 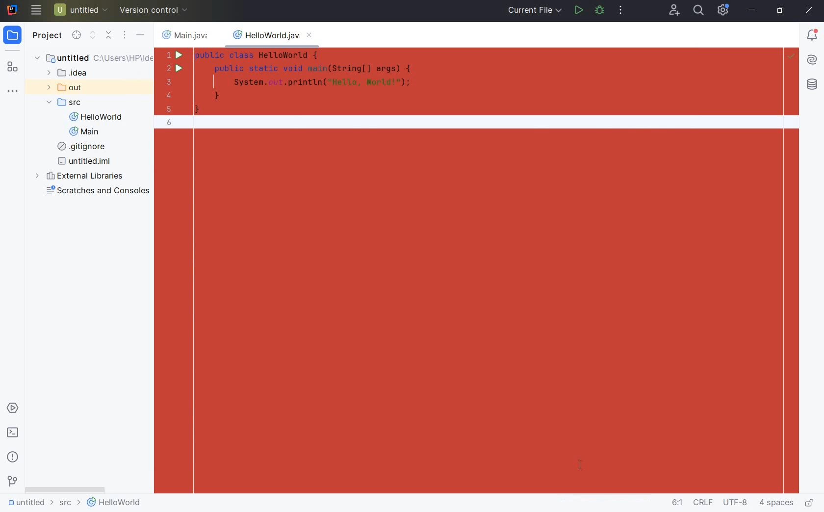 What do you see at coordinates (12, 409) in the screenshot?
I see `services` at bounding box center [12, 409].